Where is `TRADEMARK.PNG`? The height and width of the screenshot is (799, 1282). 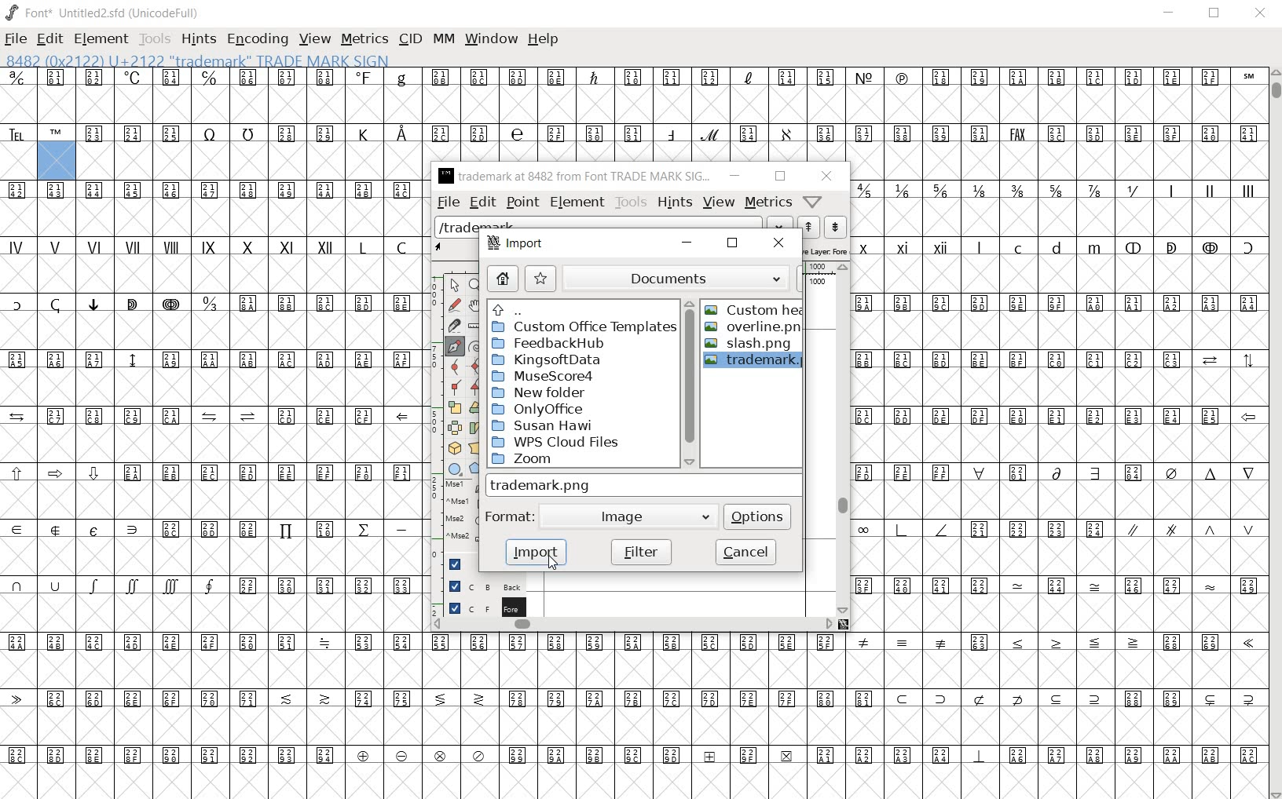
TRADEMARK.PNG is located at coordinates (603, 485).